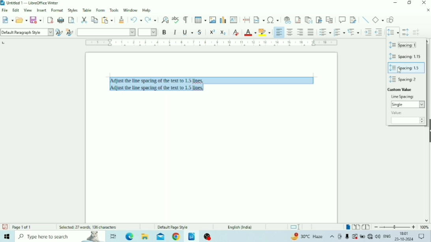  What do you see at coordinates (405, 32) in the screenshot?
I see `Increase Paragraph Spacing` at bounding box center [405, 32].